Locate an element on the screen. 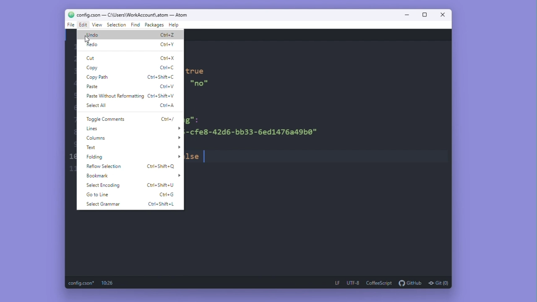 The image size is (537, 302). folding is located at coordinates (130, 156).